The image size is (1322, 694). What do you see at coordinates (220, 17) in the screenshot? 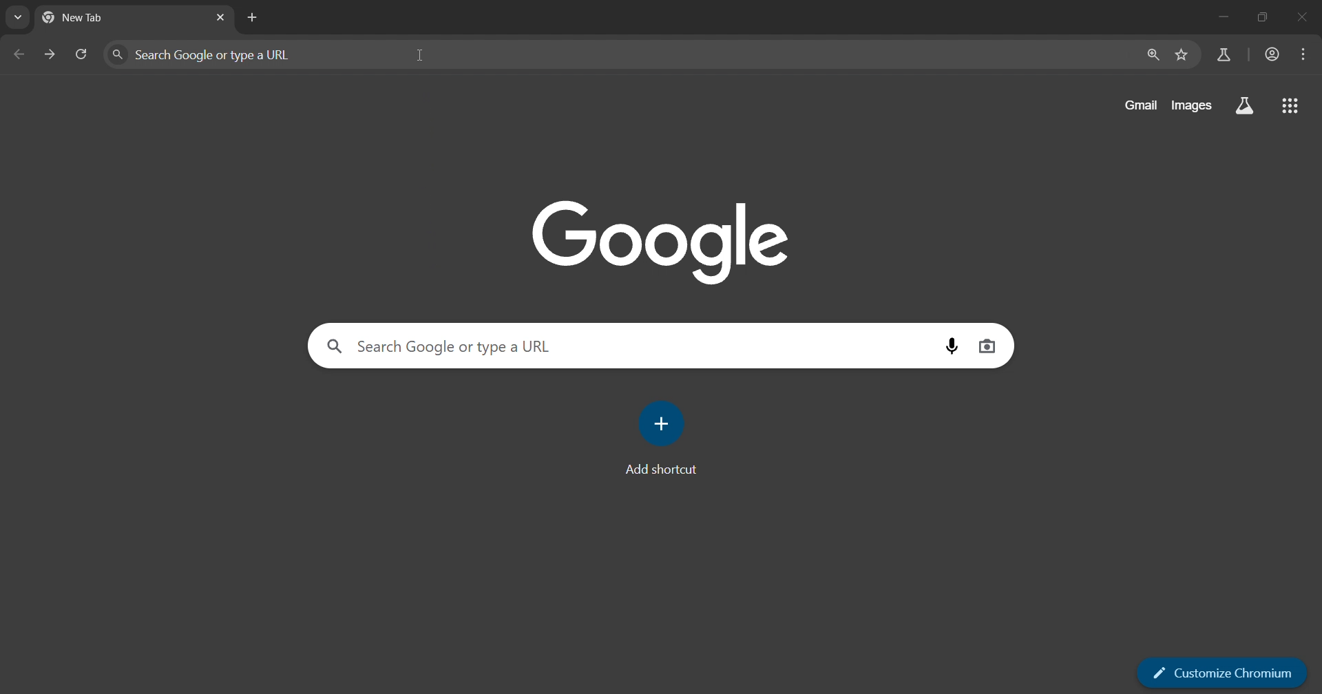
I see `close tab` at bounding box center [220, 17].